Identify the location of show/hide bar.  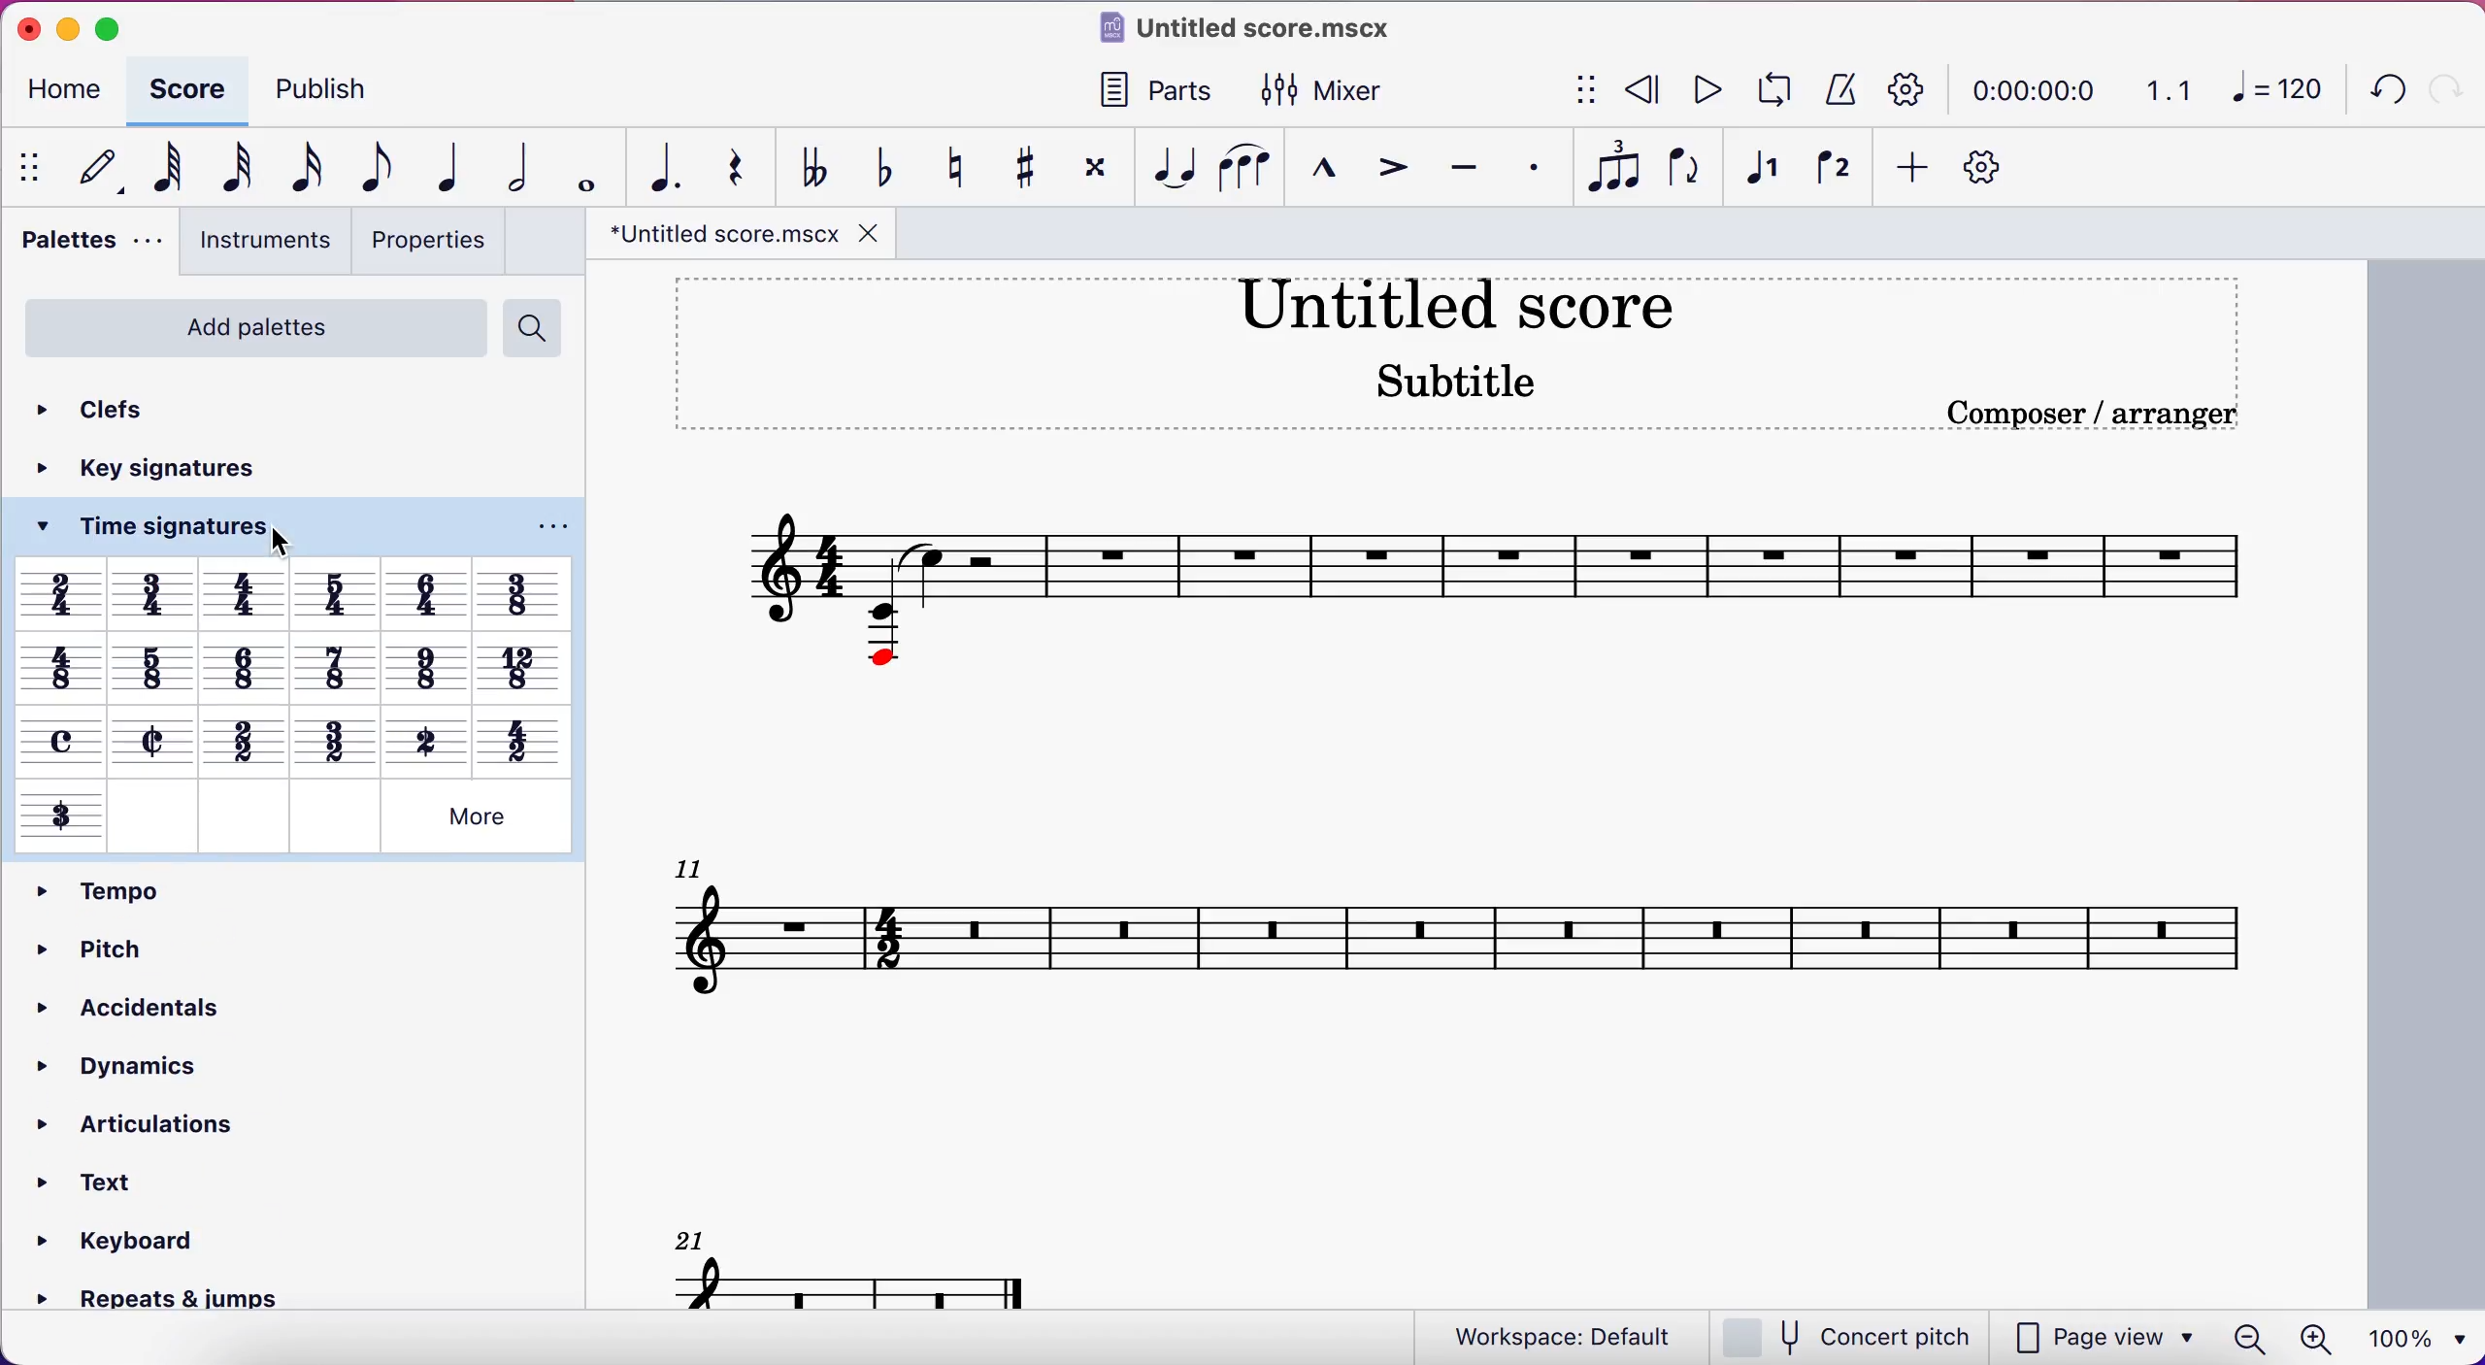
(33, 168).